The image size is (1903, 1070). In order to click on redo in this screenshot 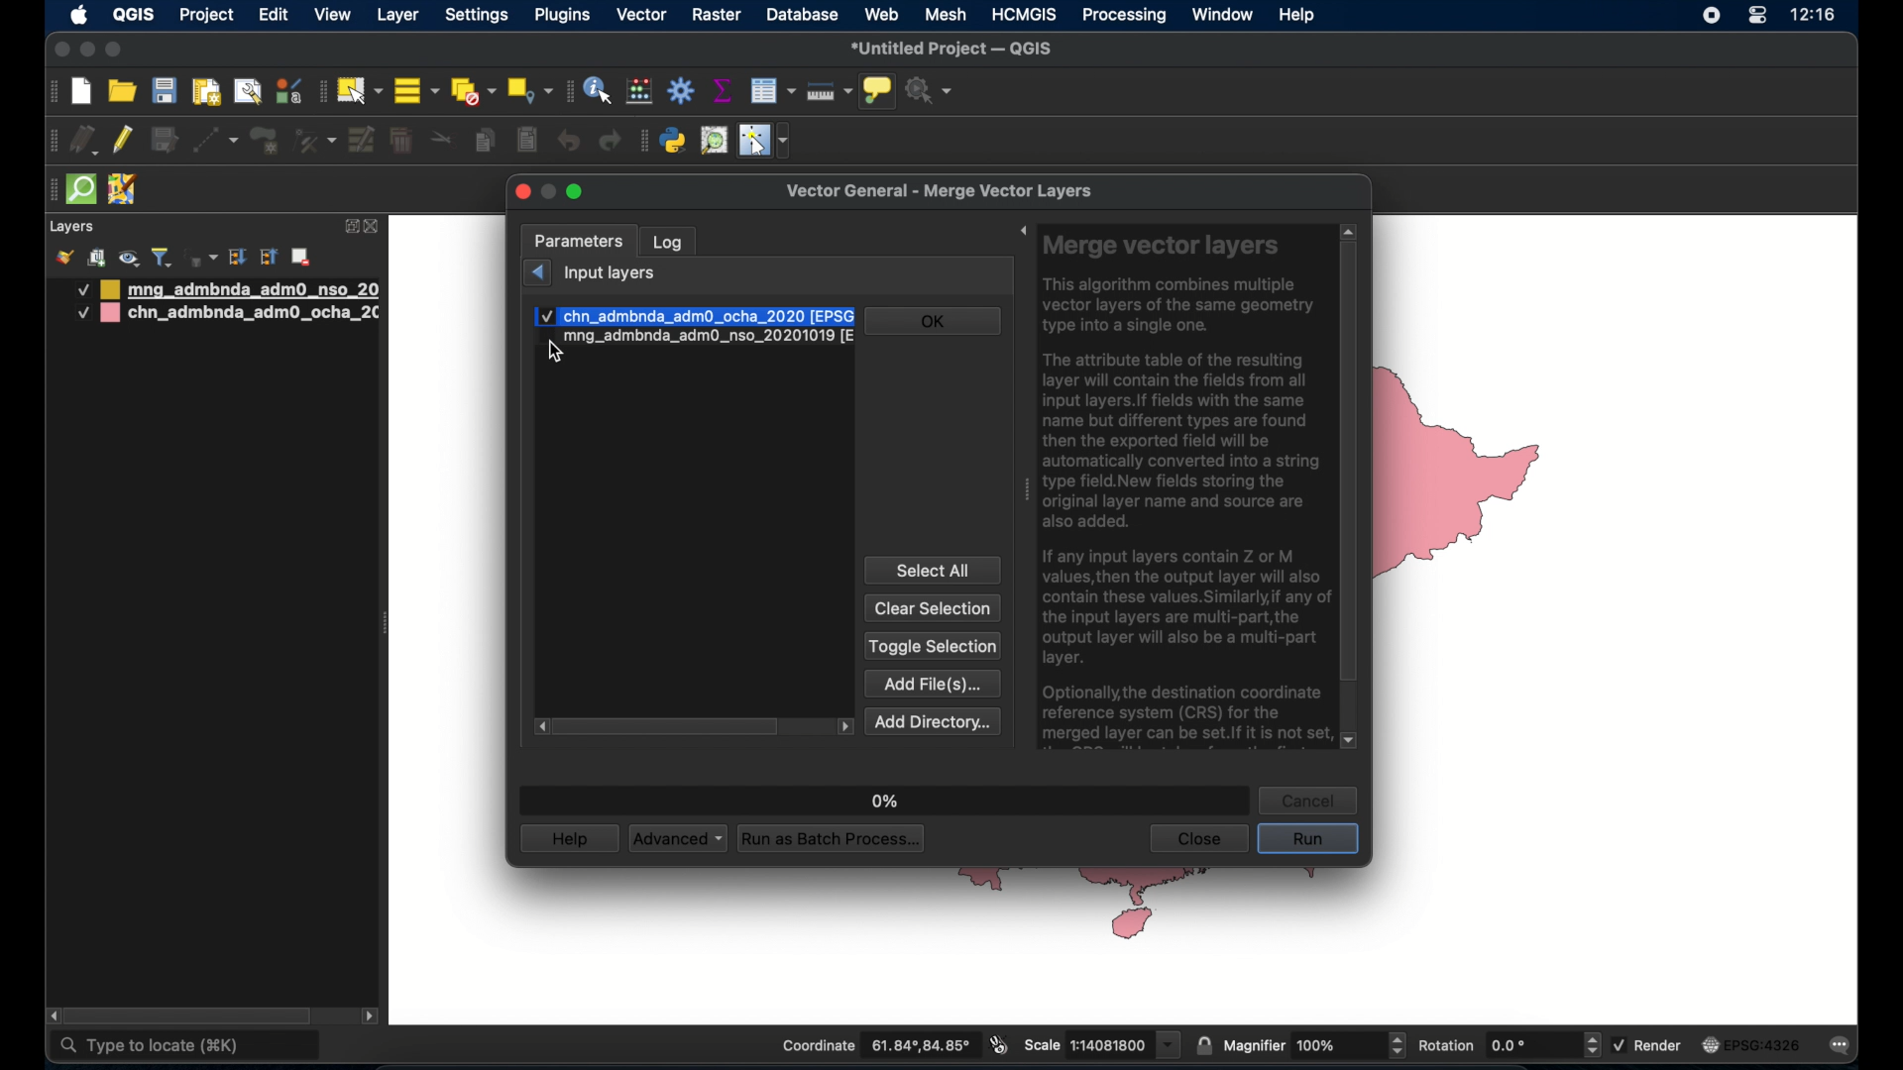, I will do `click(610, 141)`.